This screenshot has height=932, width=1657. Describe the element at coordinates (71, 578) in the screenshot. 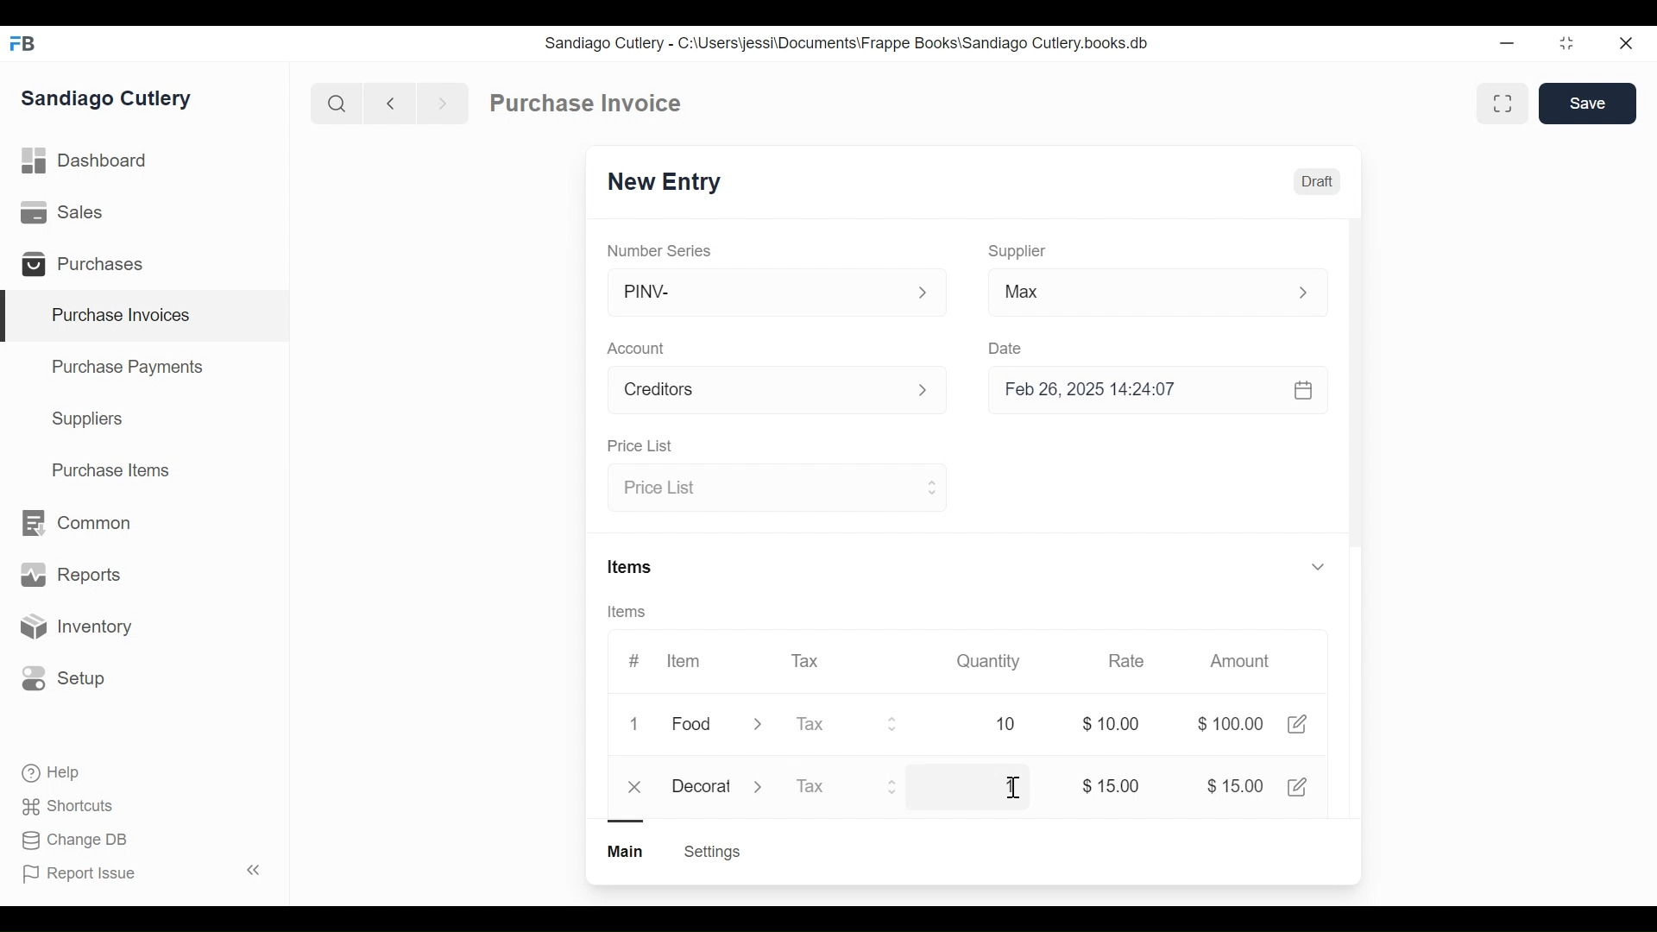

I see `Reports` at that location.